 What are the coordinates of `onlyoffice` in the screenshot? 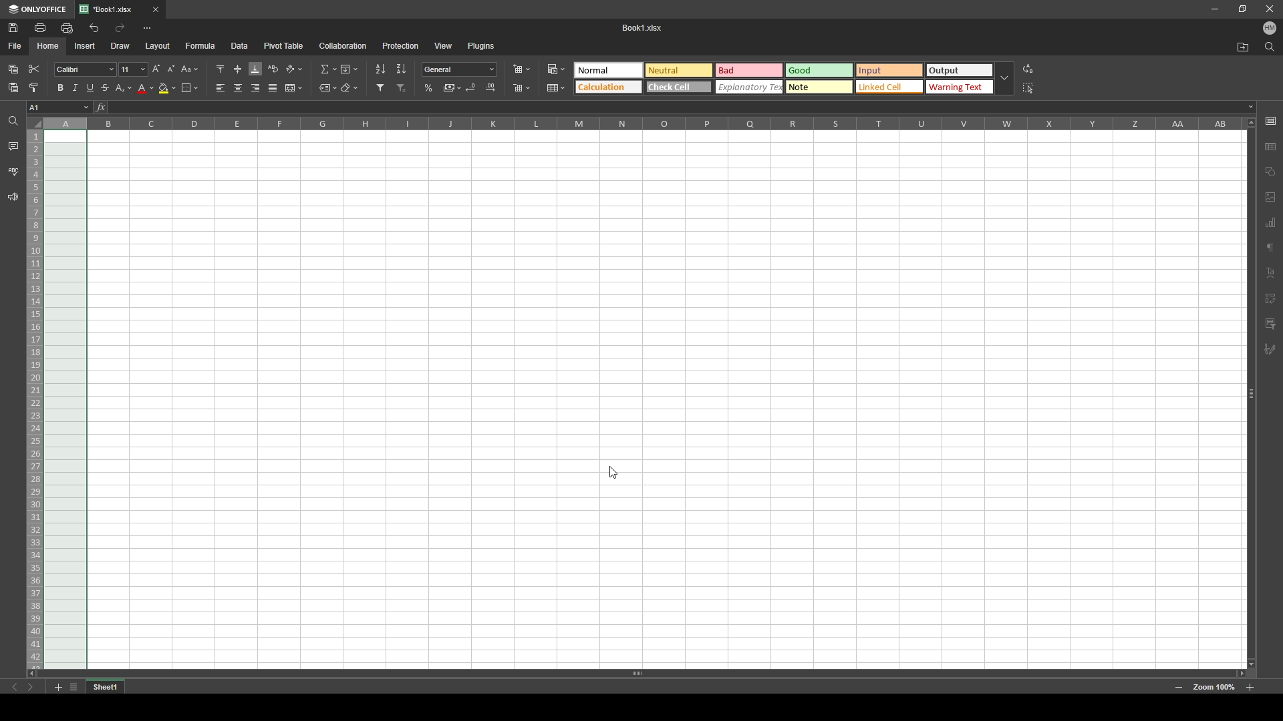 It's located at (38, 9).